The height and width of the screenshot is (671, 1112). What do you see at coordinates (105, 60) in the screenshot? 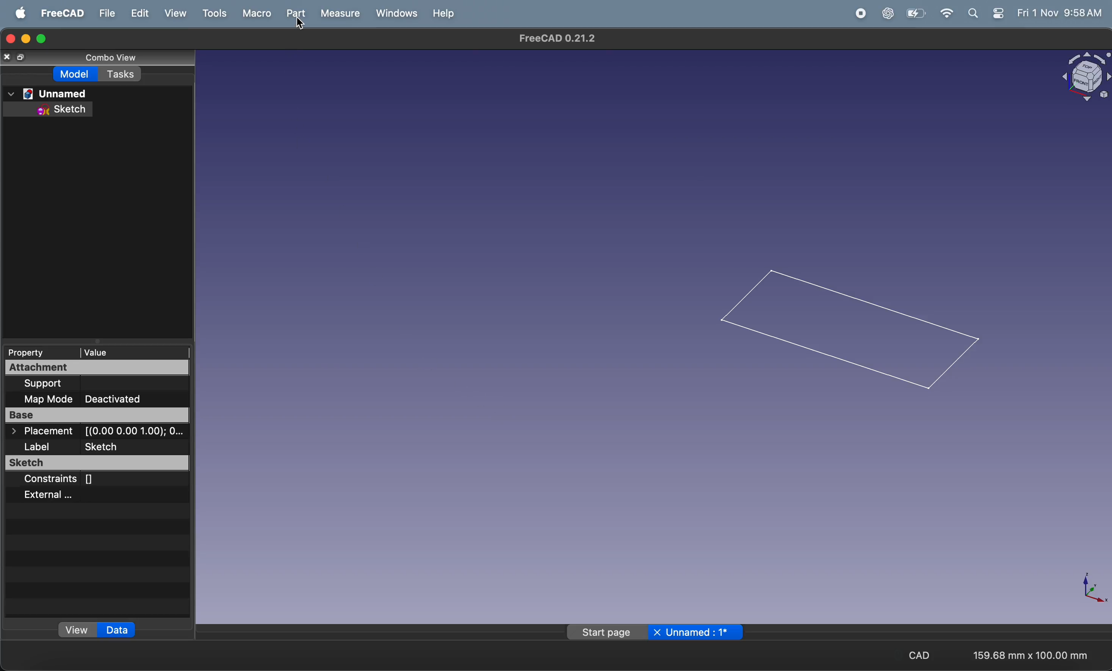
I see `combo view` at bounding box center [105, 60].